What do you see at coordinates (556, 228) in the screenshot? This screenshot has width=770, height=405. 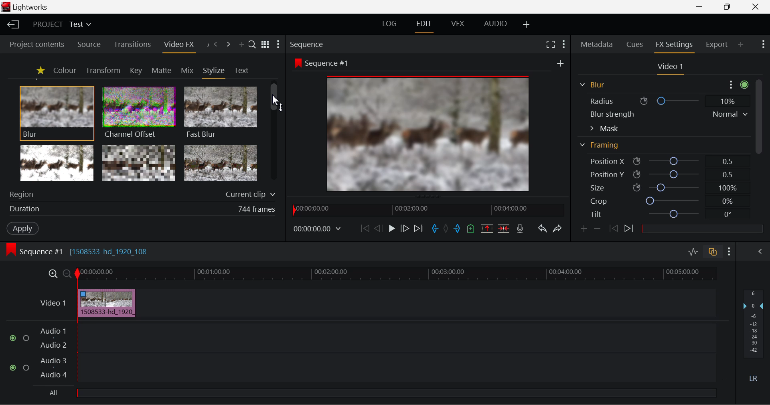 I see `Redo` at bounding box center [556, 228].